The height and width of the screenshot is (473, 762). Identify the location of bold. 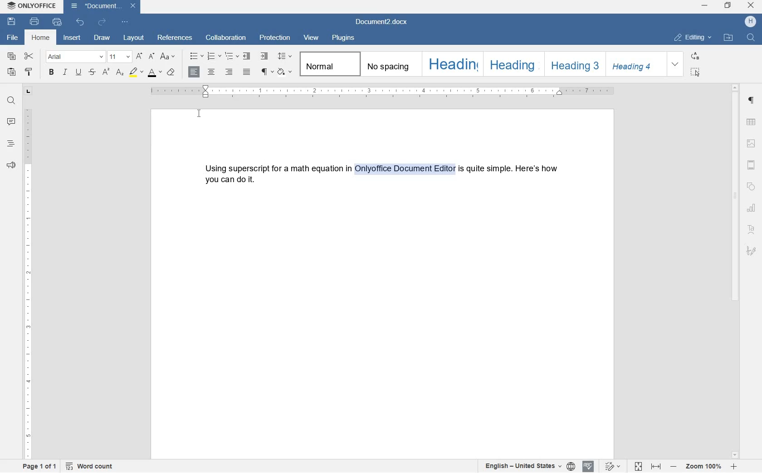
(51, 72).